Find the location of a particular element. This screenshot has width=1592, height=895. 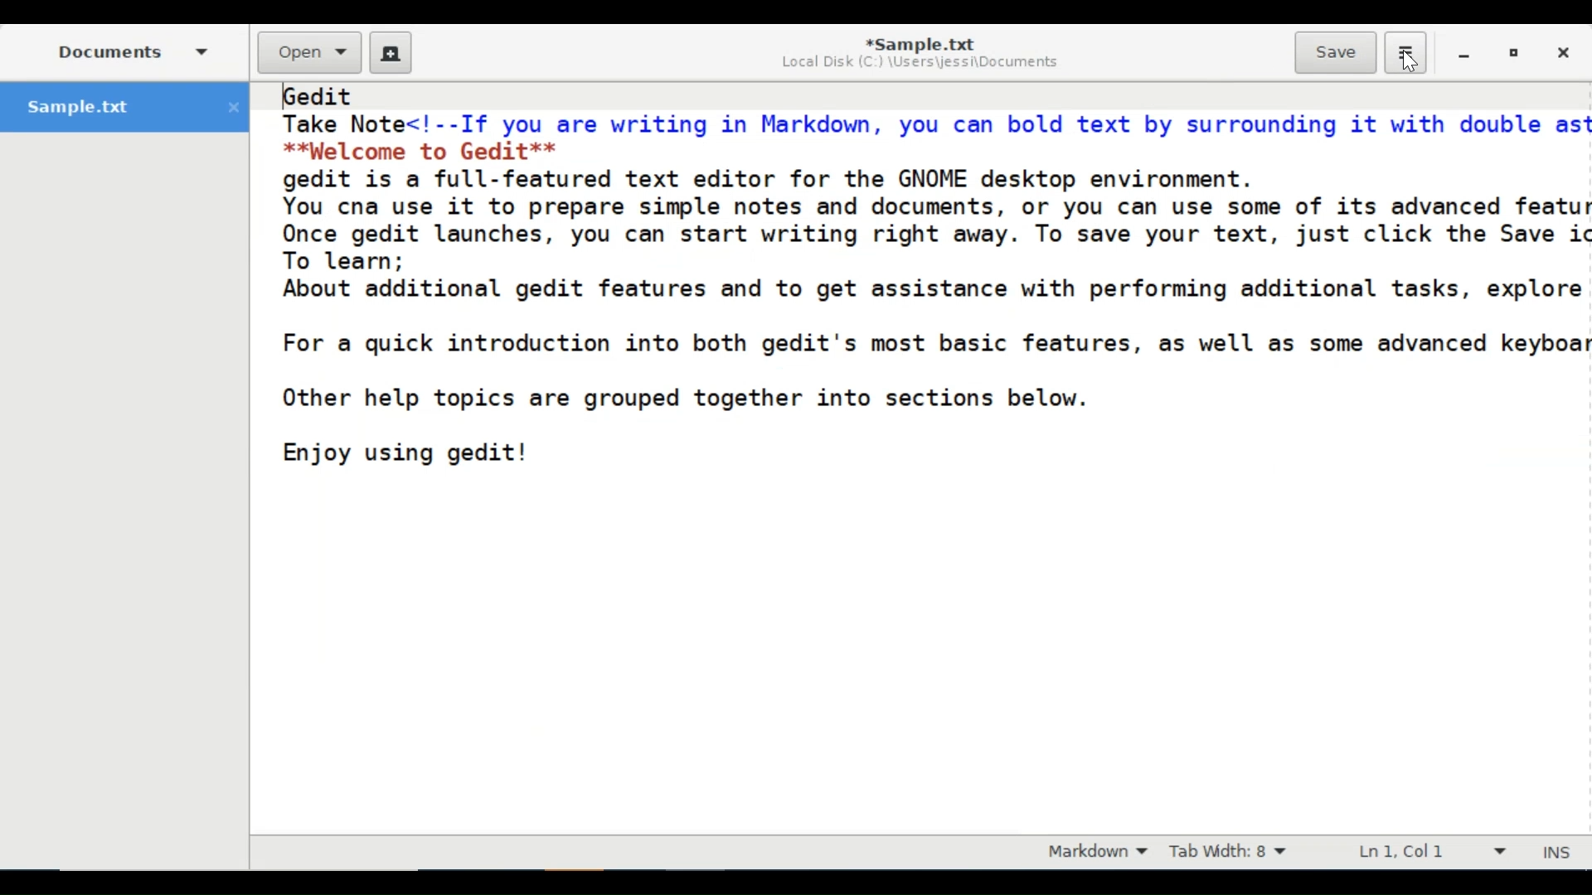

Markdown is located at coordinates (1099, 852).